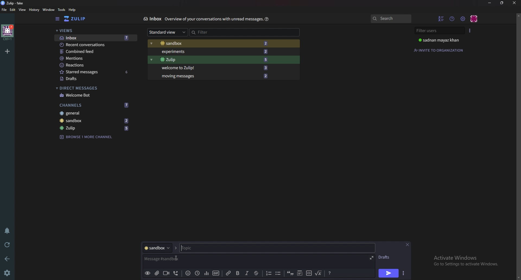 This screenshot has height=280, width=521. What do you see at coordinates (147, 273) in the screenshot?
I see `preview` at bounding box center [147, 273].